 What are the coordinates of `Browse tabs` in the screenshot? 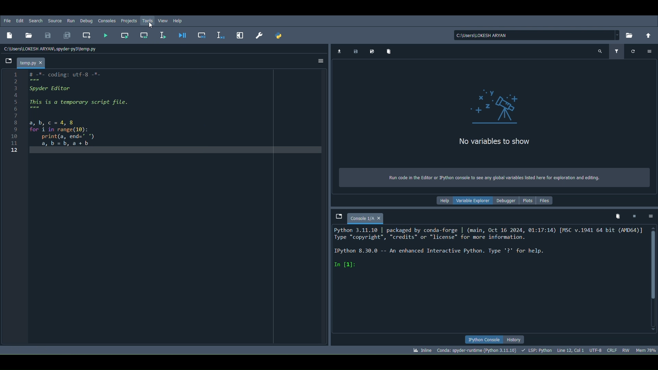 It's located at (7, 62).